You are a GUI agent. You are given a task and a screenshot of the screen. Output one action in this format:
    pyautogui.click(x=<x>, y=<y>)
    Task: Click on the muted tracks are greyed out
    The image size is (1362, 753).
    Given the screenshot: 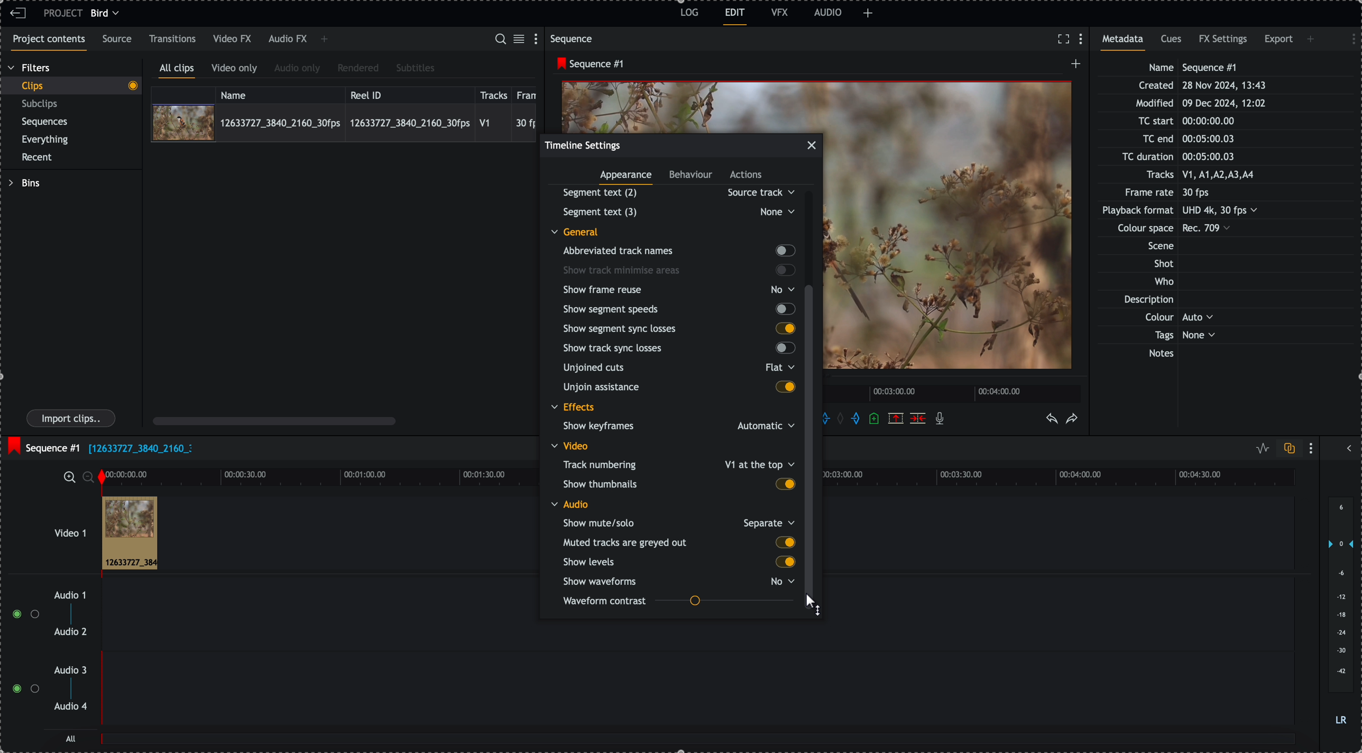 What is the action you would take?
    pyautogui.click(x=679, y=543)
    